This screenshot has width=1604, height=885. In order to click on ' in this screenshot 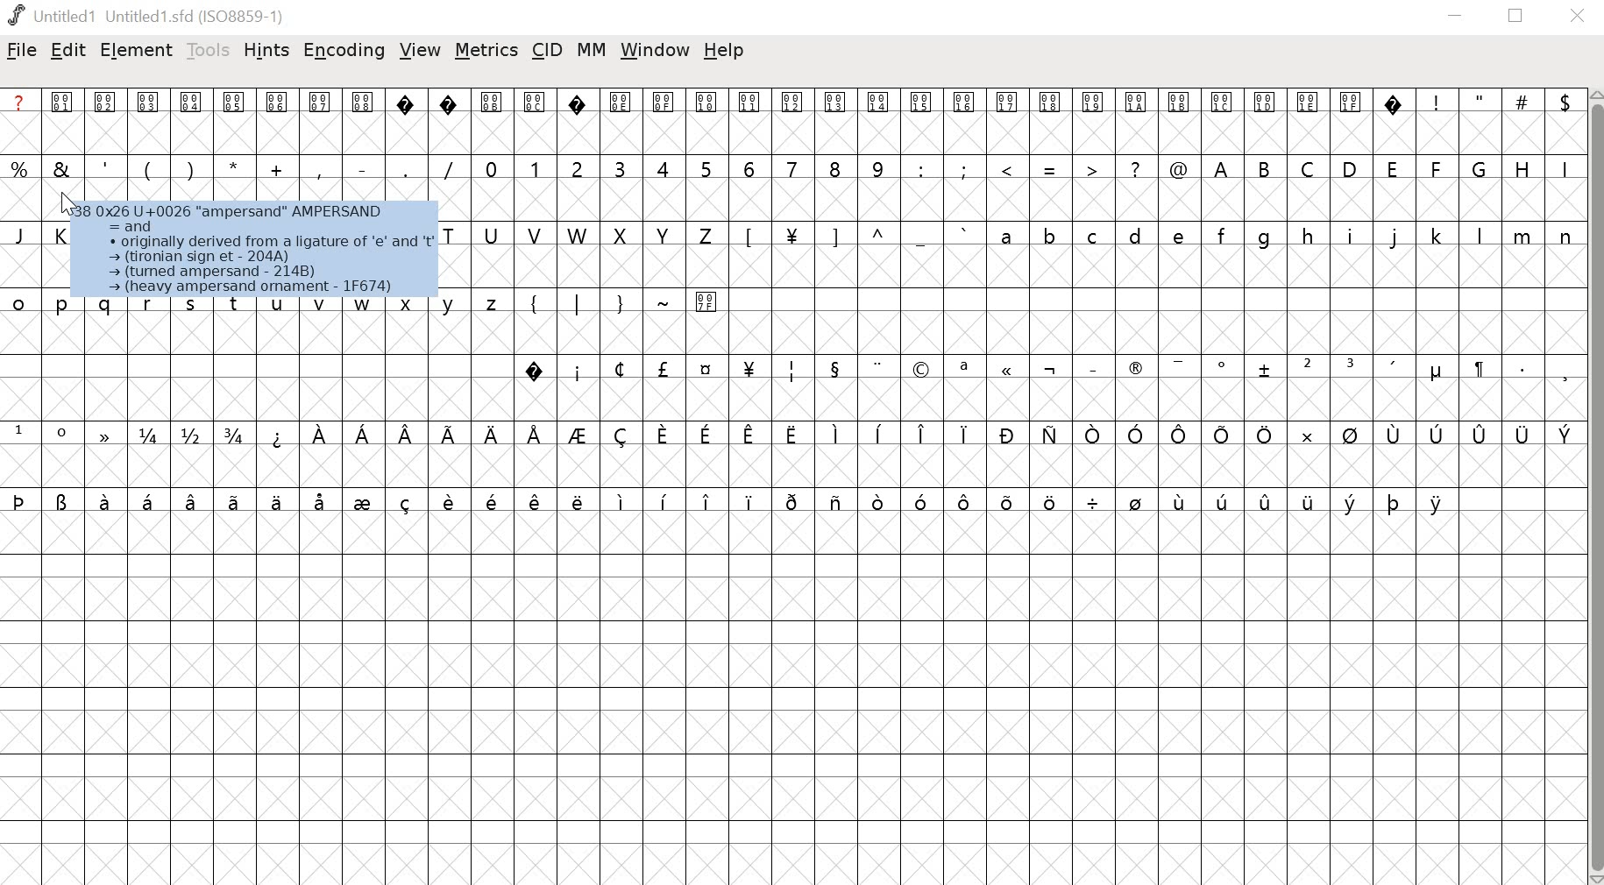, I will do `click(1395, 368)`.